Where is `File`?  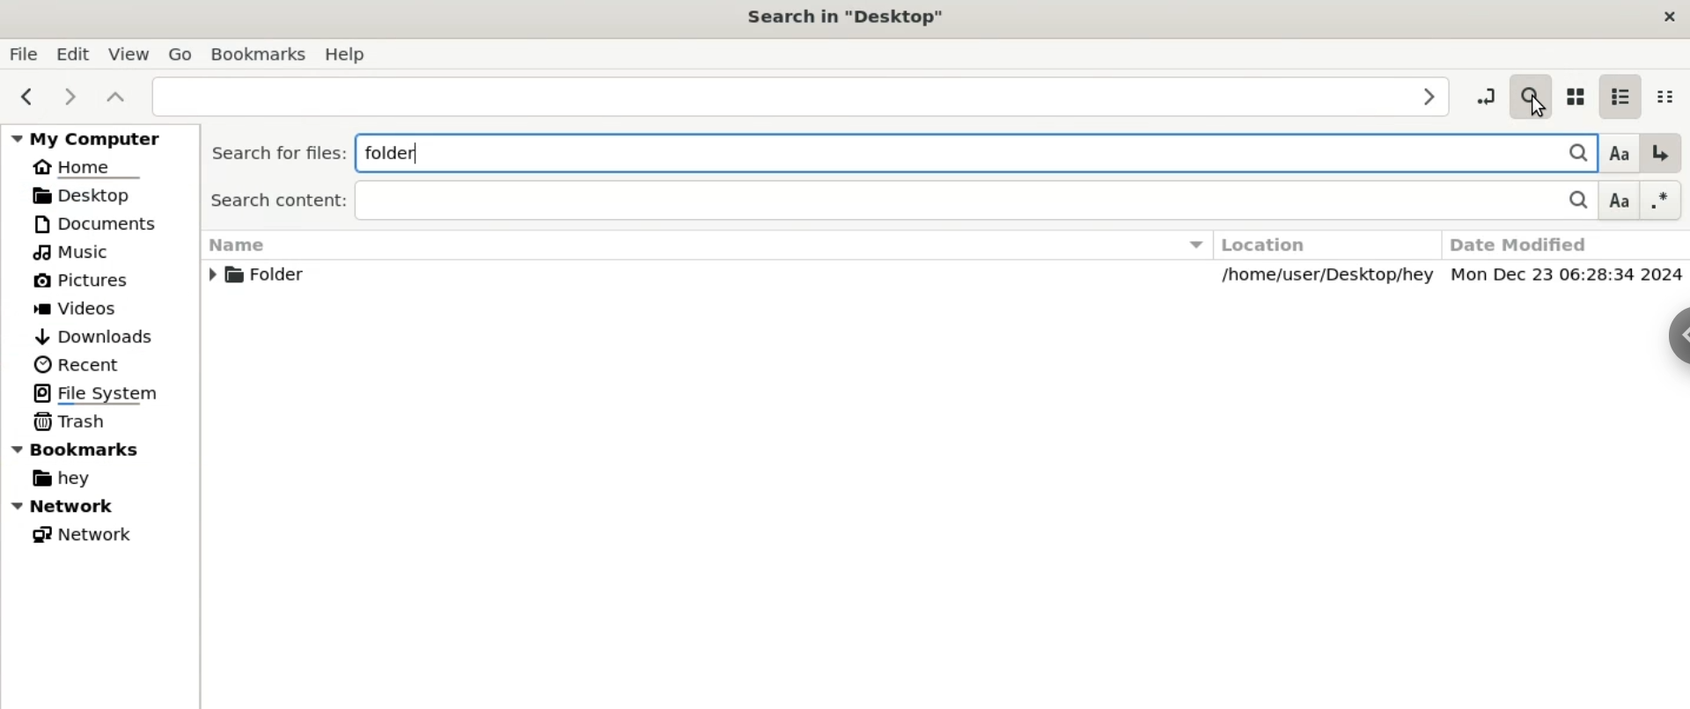 File is located at coordinates (23, 53).